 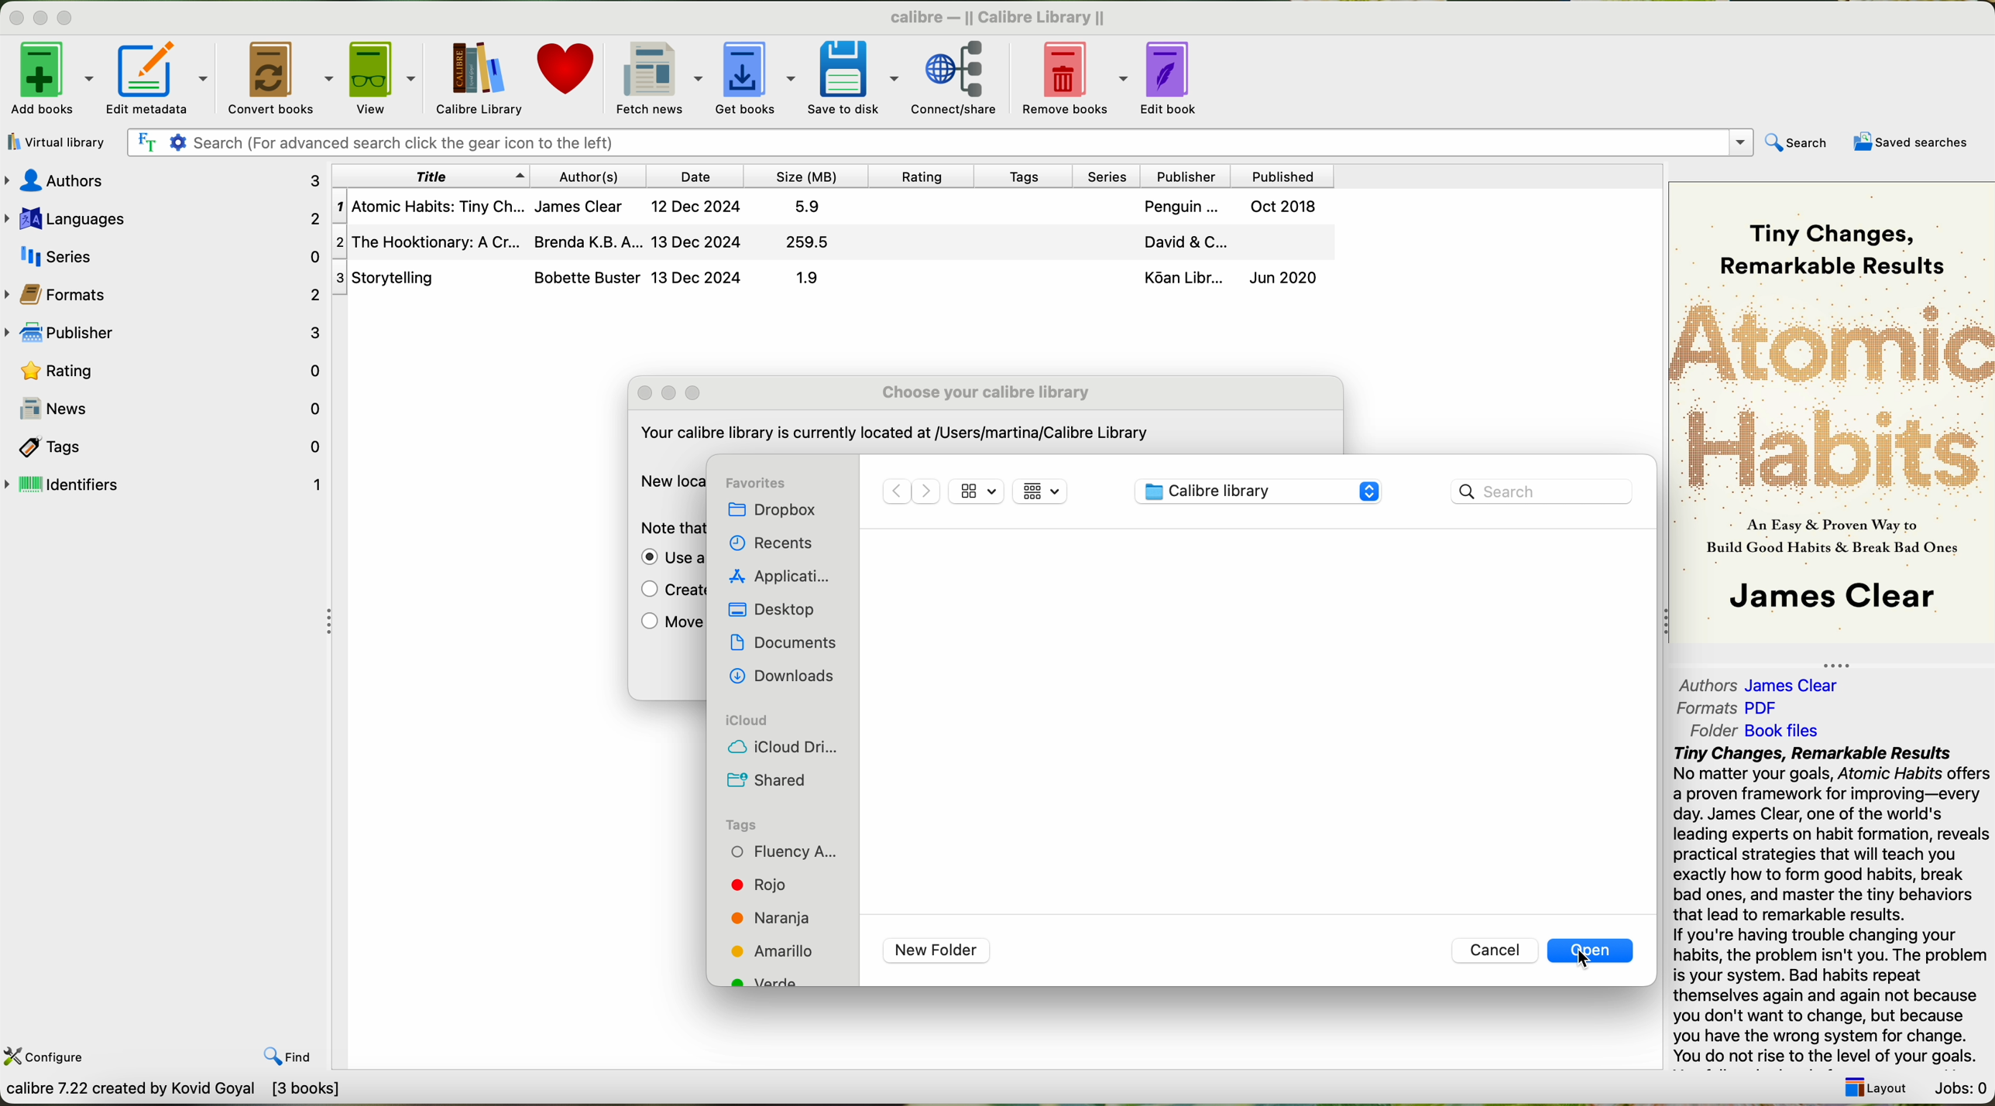 What do you see at coordinates (480, 76) in the screenshot?
I see `Caliber Library` at bounding box center [480, 76].